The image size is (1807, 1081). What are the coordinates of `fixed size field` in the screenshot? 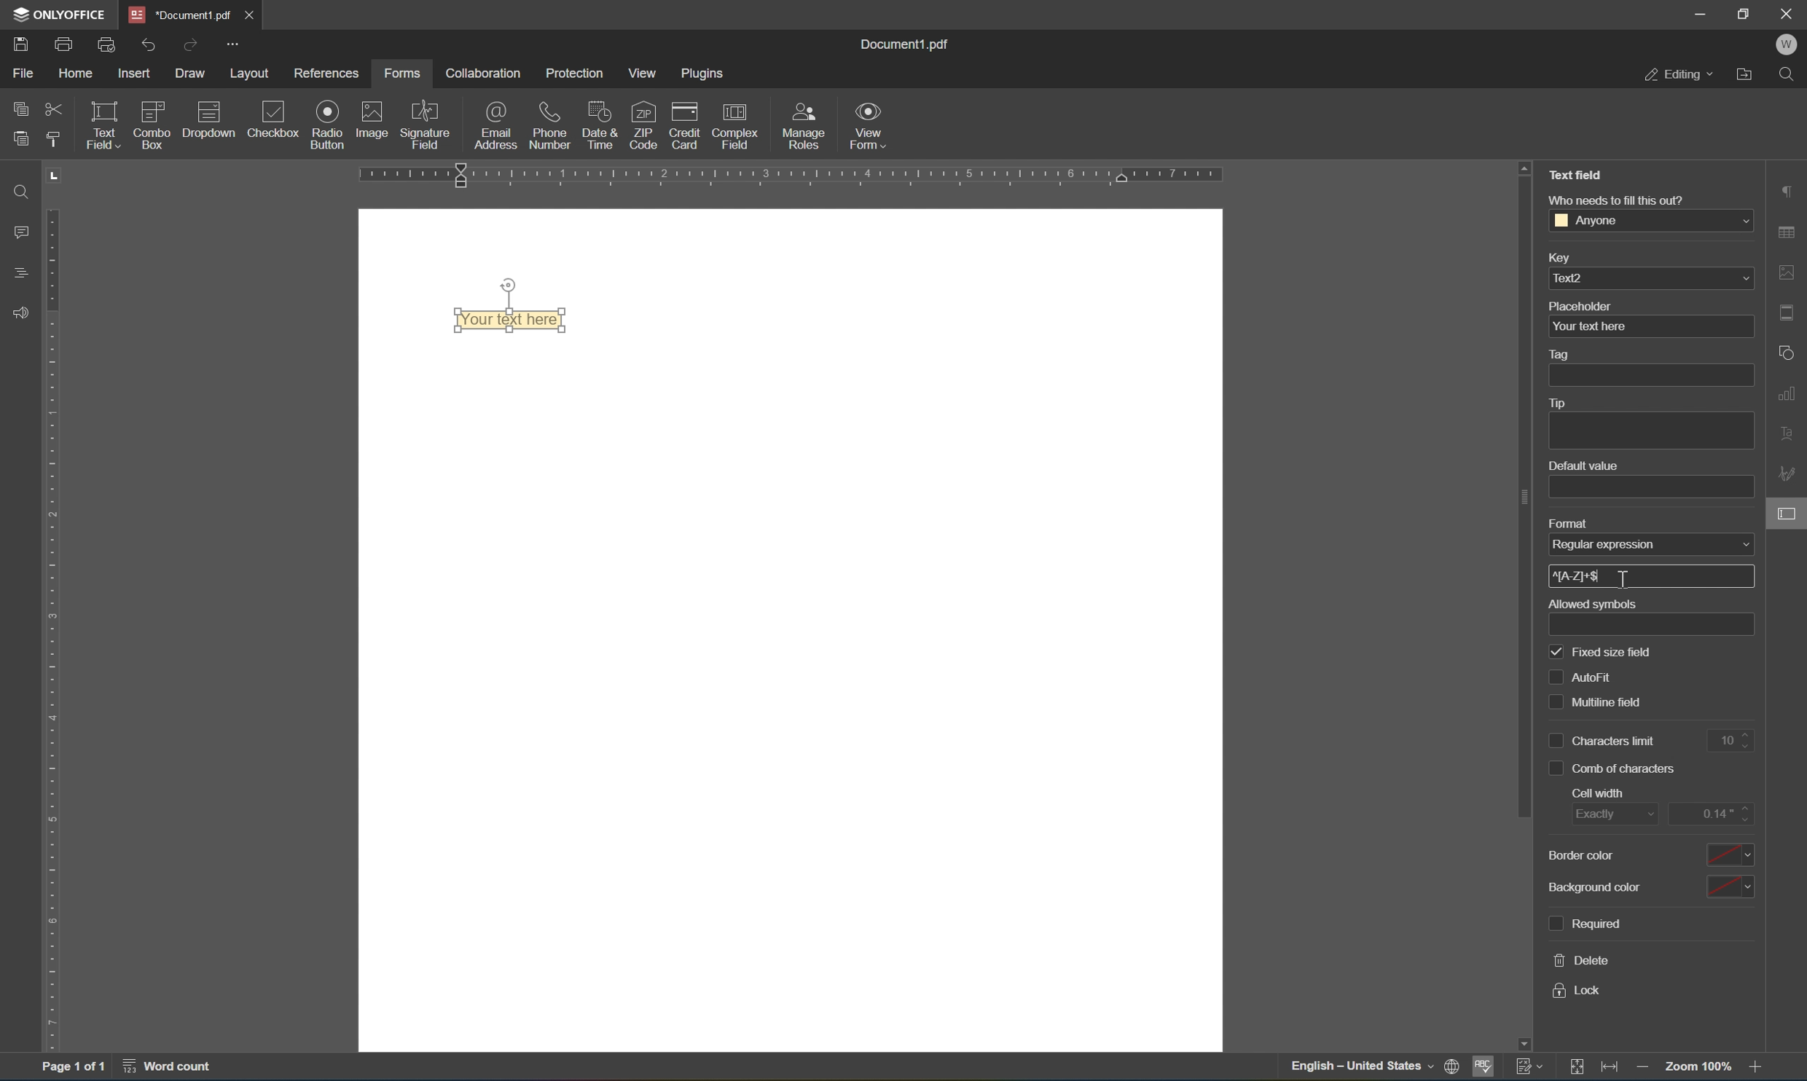 It's located at (1599, 652).